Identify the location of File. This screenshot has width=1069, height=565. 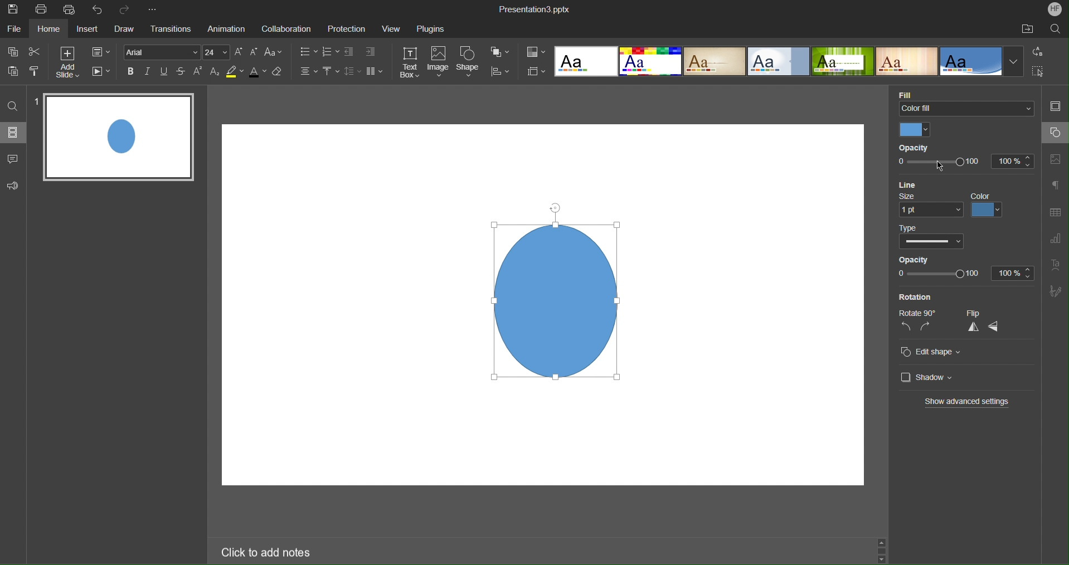
(13, 29).